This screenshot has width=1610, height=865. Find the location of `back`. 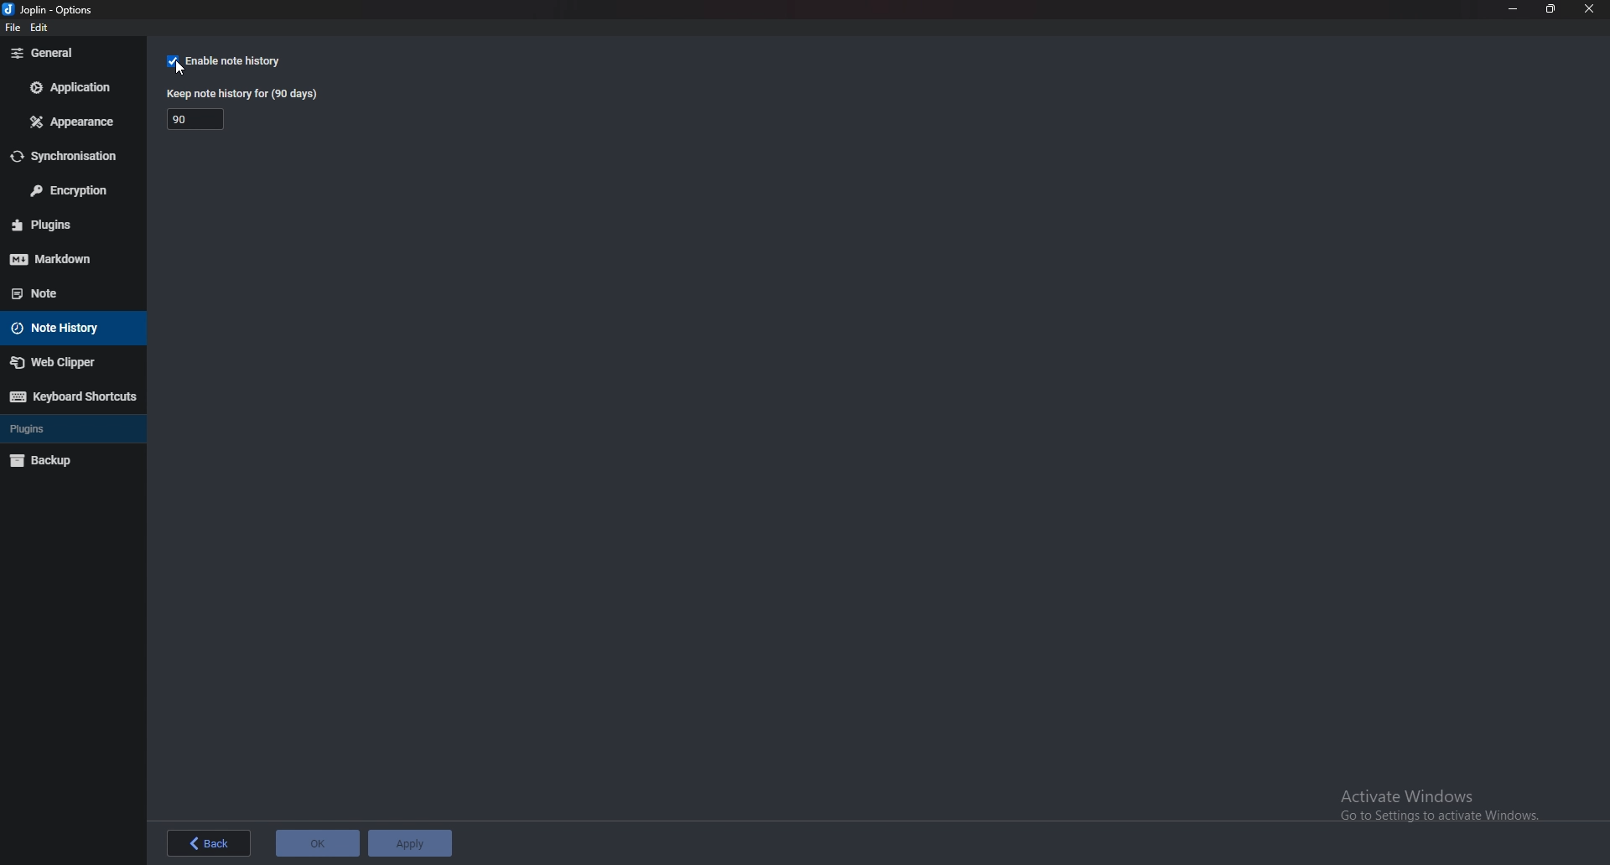

back is located at coordinates (209, 843).